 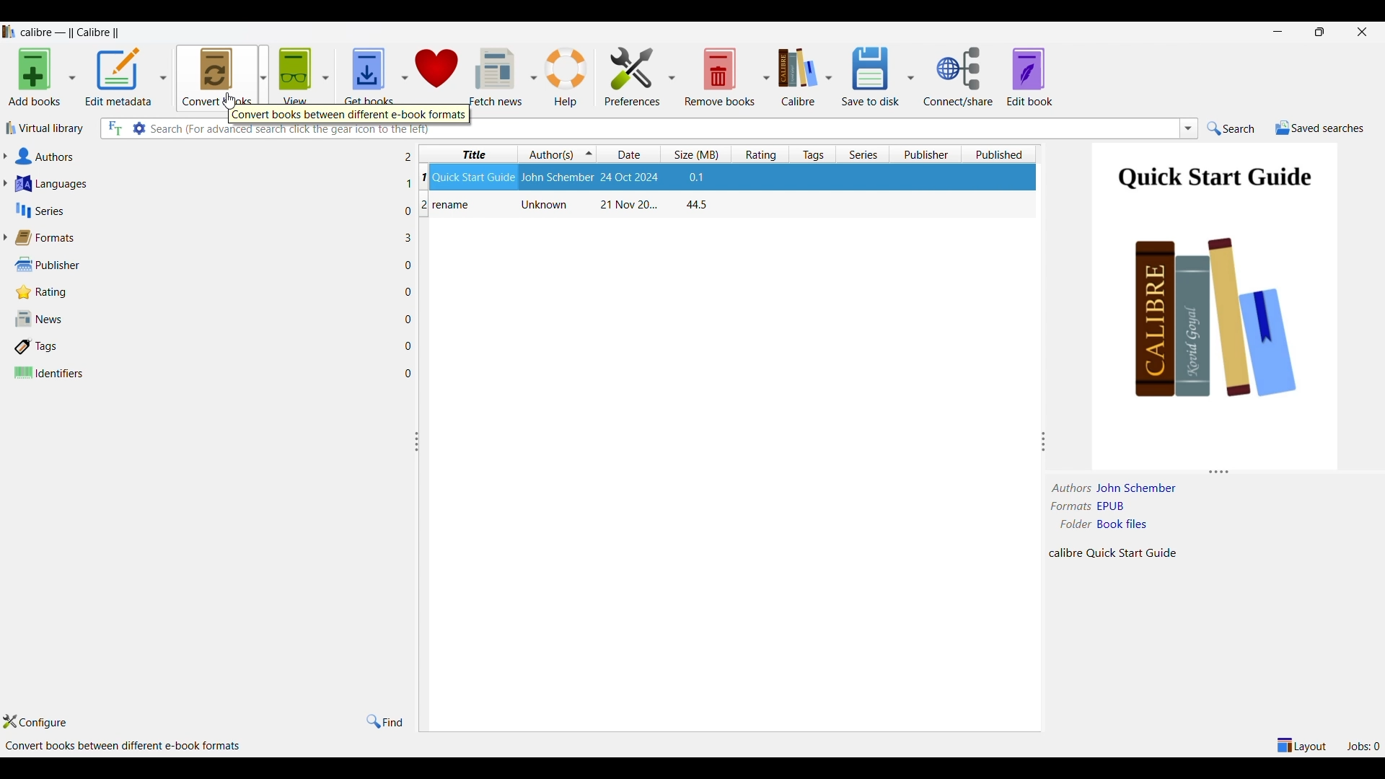 I want to click on Edit metadata, so click(x=119, y=78).